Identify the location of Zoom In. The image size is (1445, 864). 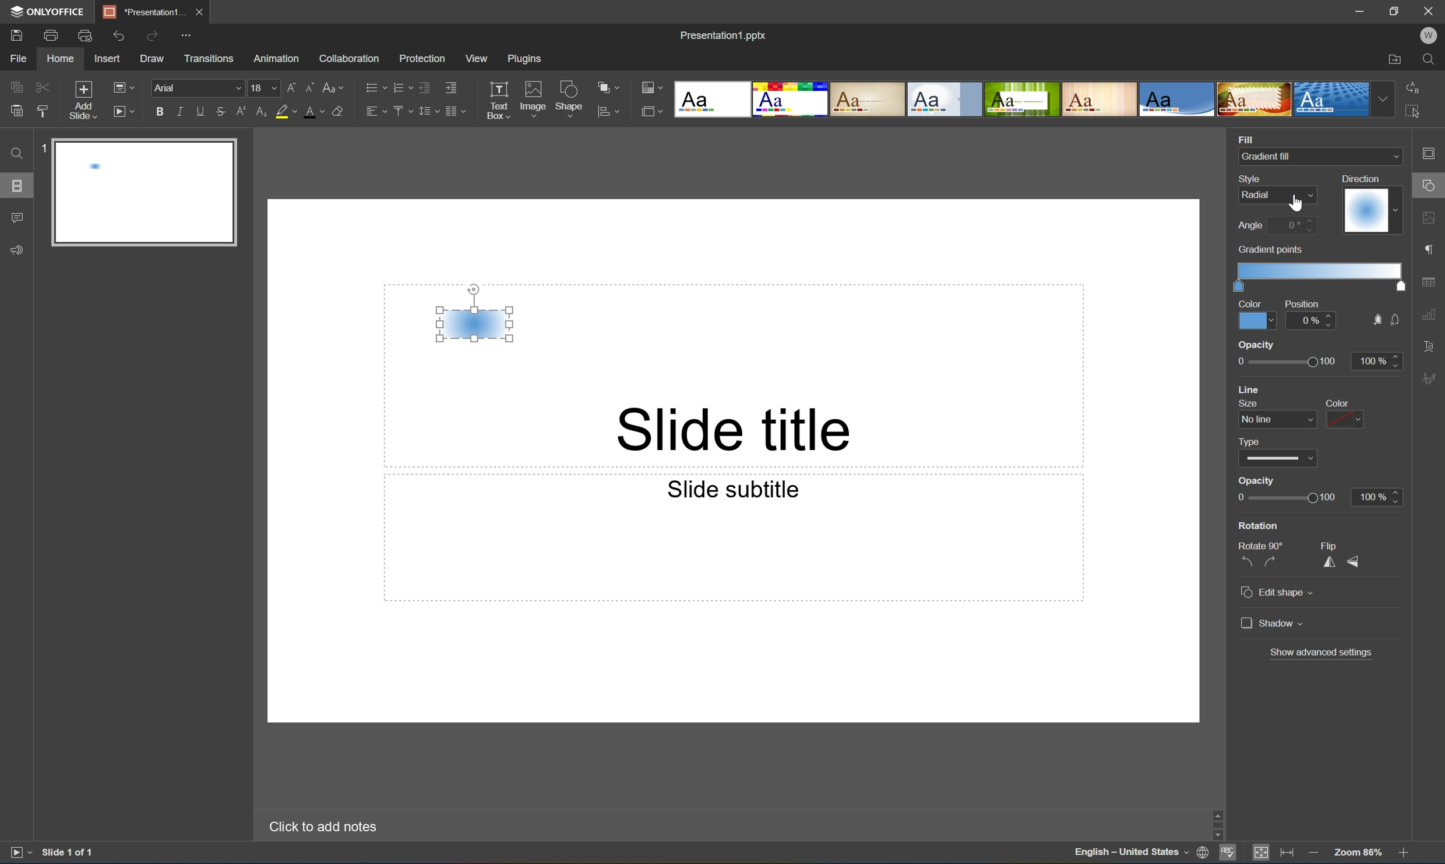
(1402, 855).